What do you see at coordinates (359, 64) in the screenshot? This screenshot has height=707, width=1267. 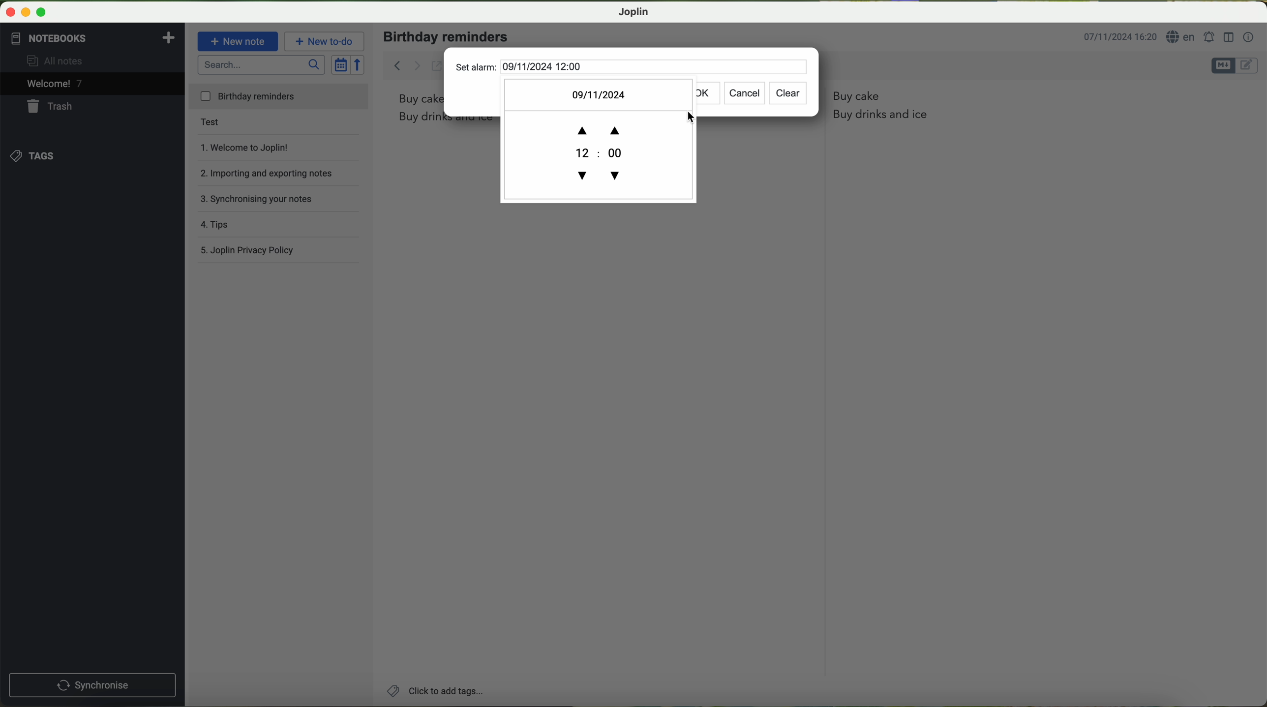 I see `reverse sort order` at bounding box center [359, 64].